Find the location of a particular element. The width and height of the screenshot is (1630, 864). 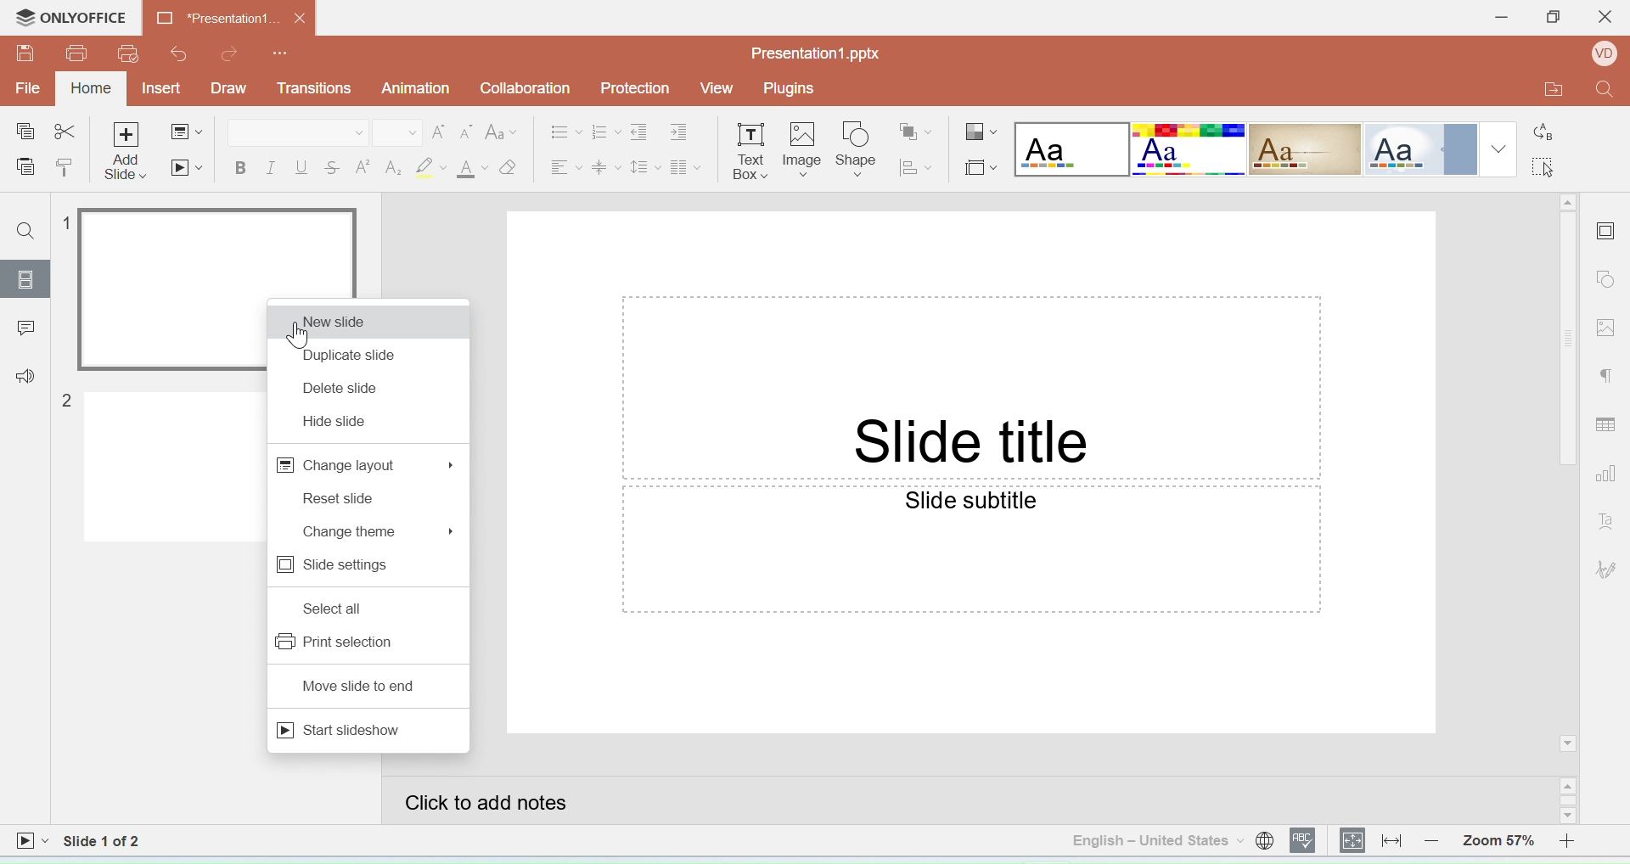

Redo is located at coordinates (231, 53).